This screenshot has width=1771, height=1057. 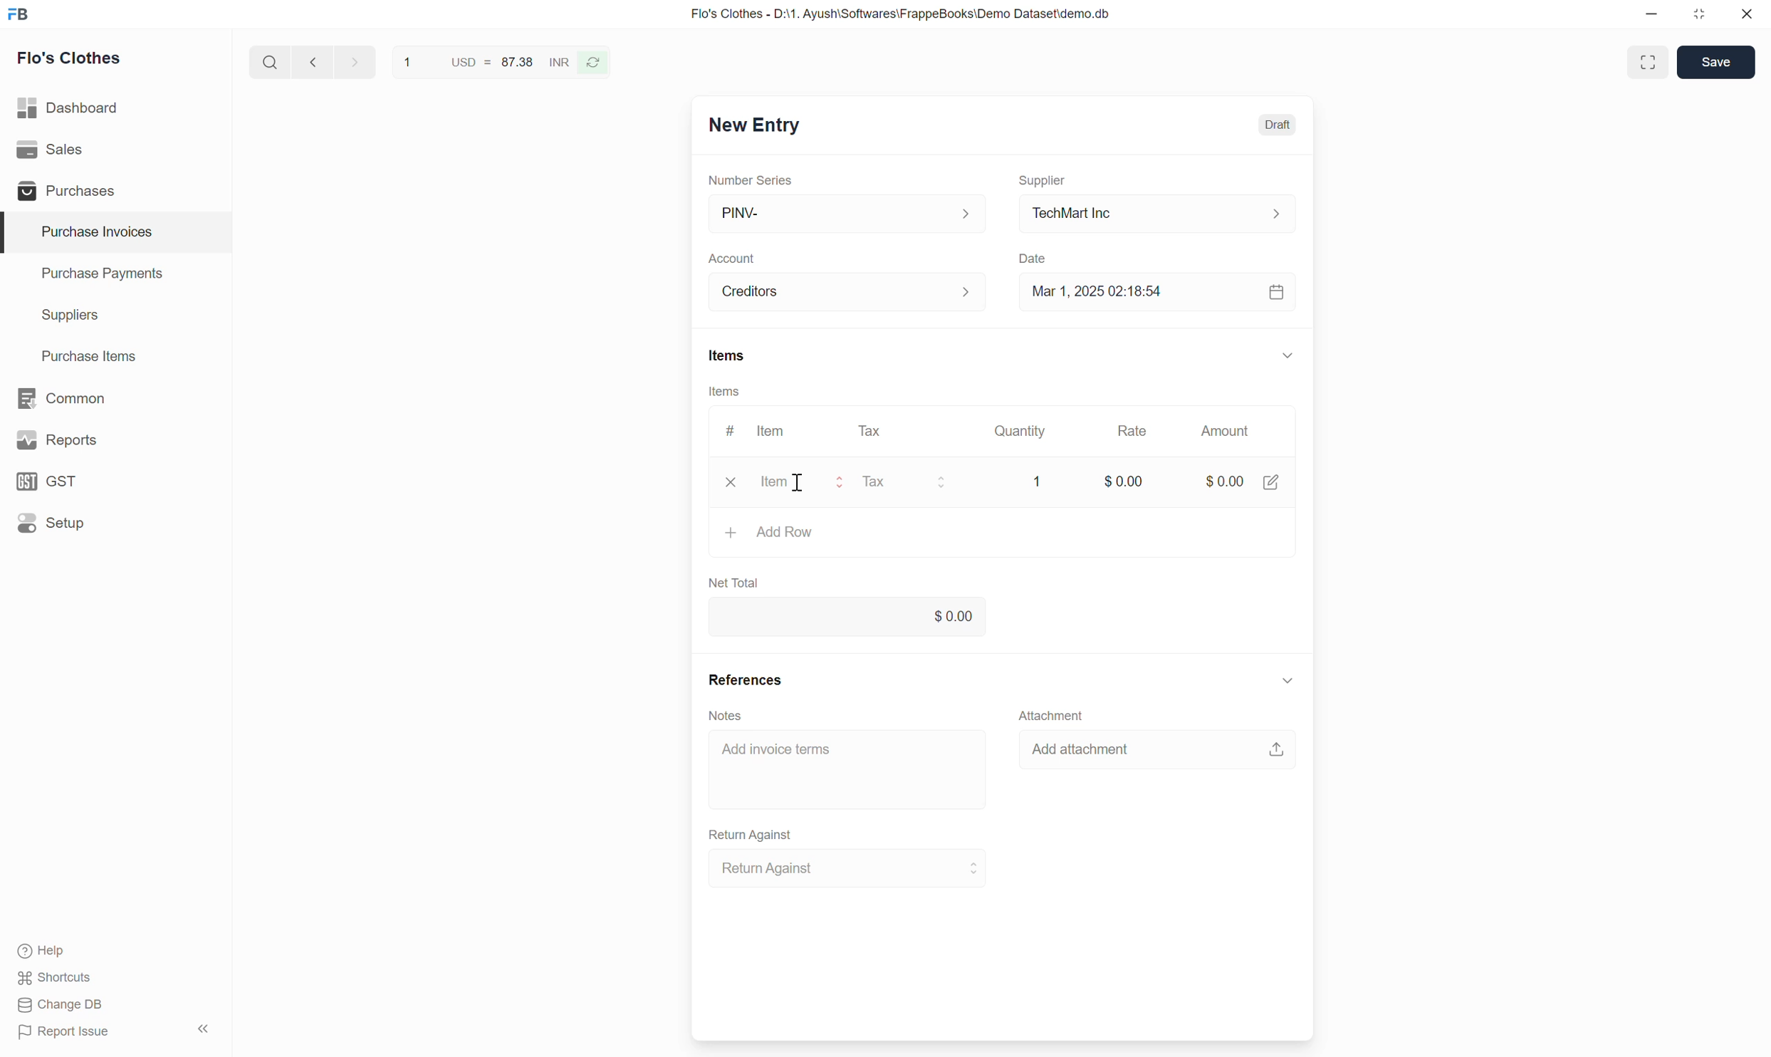 I want to click on Number Series, so click(x=751, y=180).